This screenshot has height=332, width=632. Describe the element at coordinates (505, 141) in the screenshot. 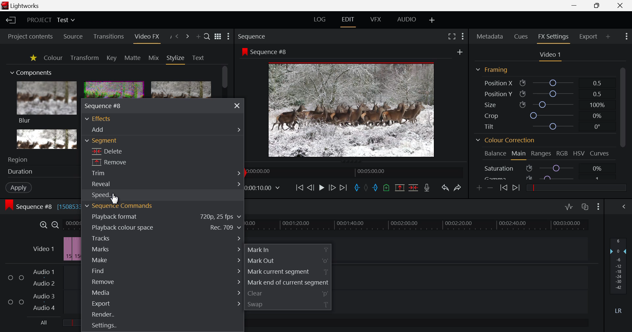

I see `Colour Correction` at that location.